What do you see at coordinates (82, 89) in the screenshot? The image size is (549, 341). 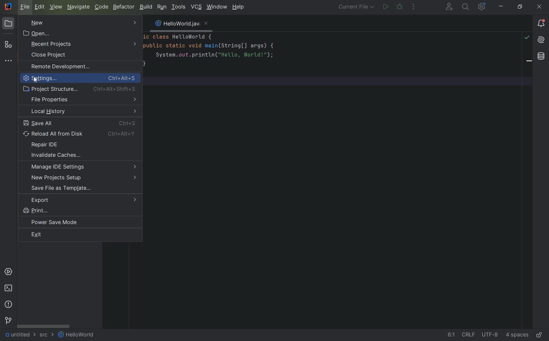 I see `project structure` at bounding box center [82, 89].